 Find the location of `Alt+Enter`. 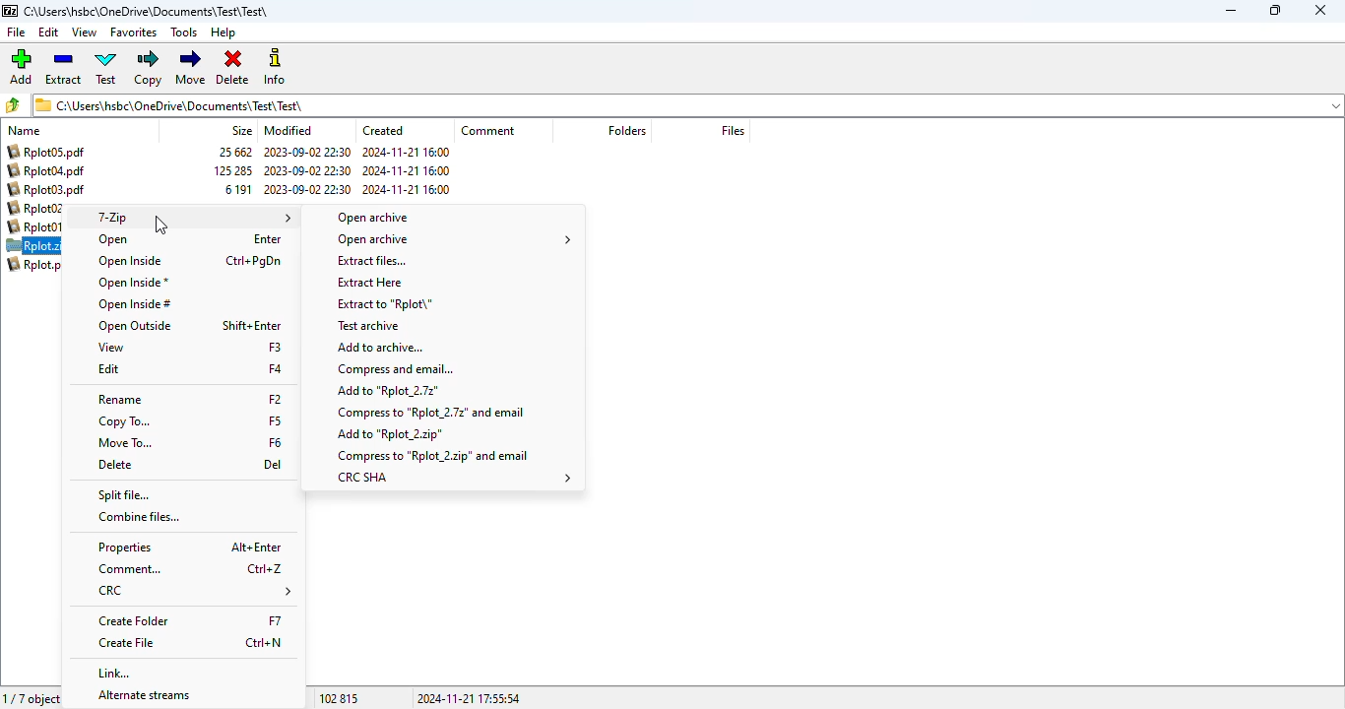

Alt+Enter is located at coordinates (255, 546).